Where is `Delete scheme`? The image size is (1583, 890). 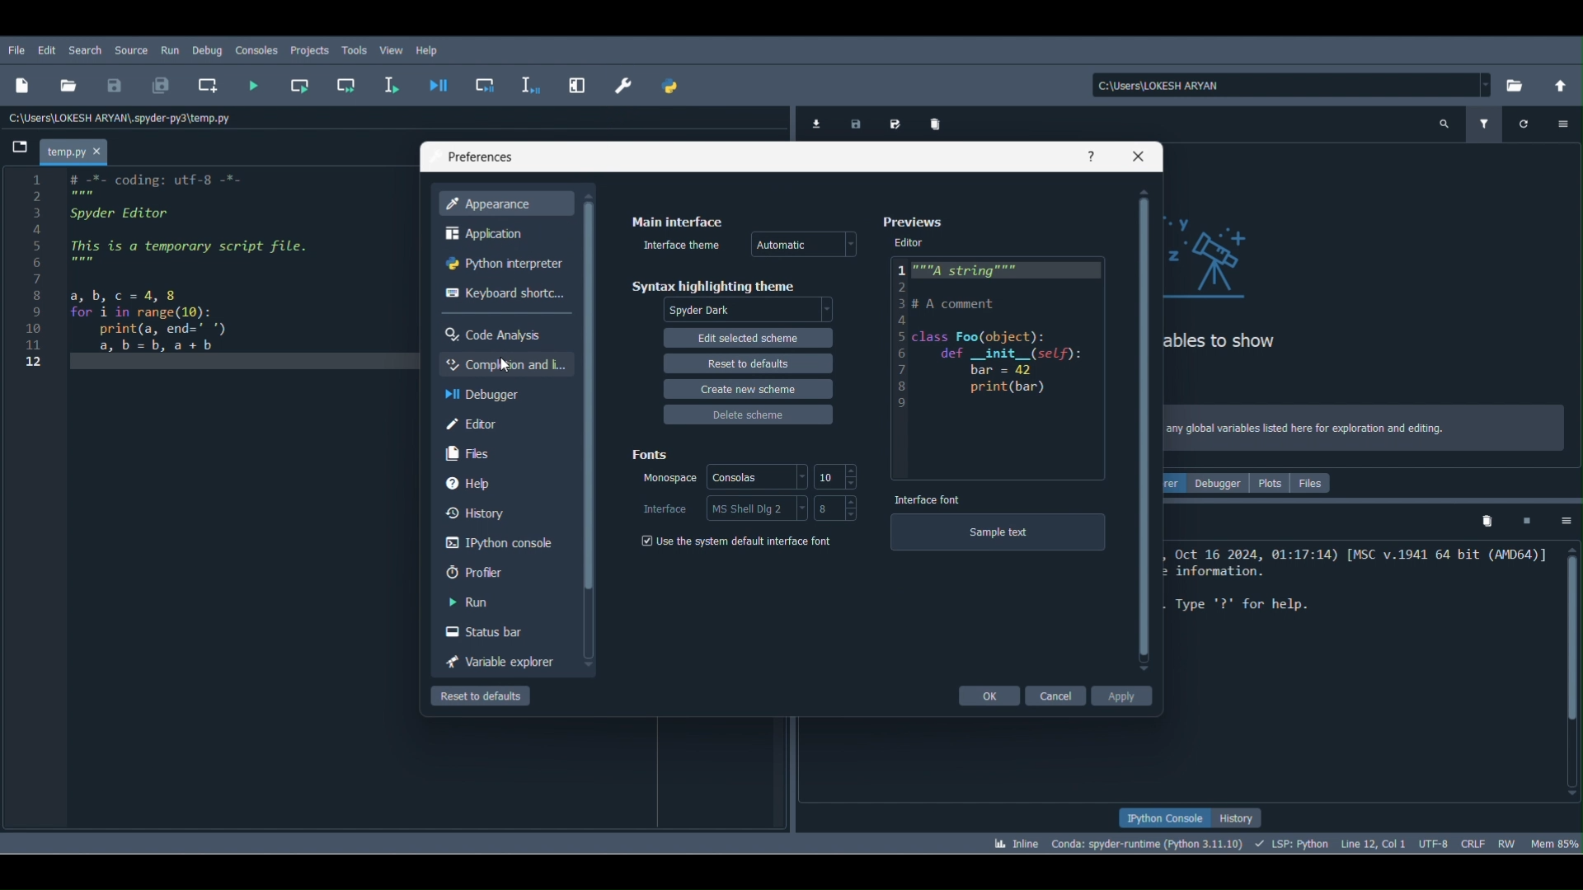 Delete scheme is located at coordinates (751, 419).